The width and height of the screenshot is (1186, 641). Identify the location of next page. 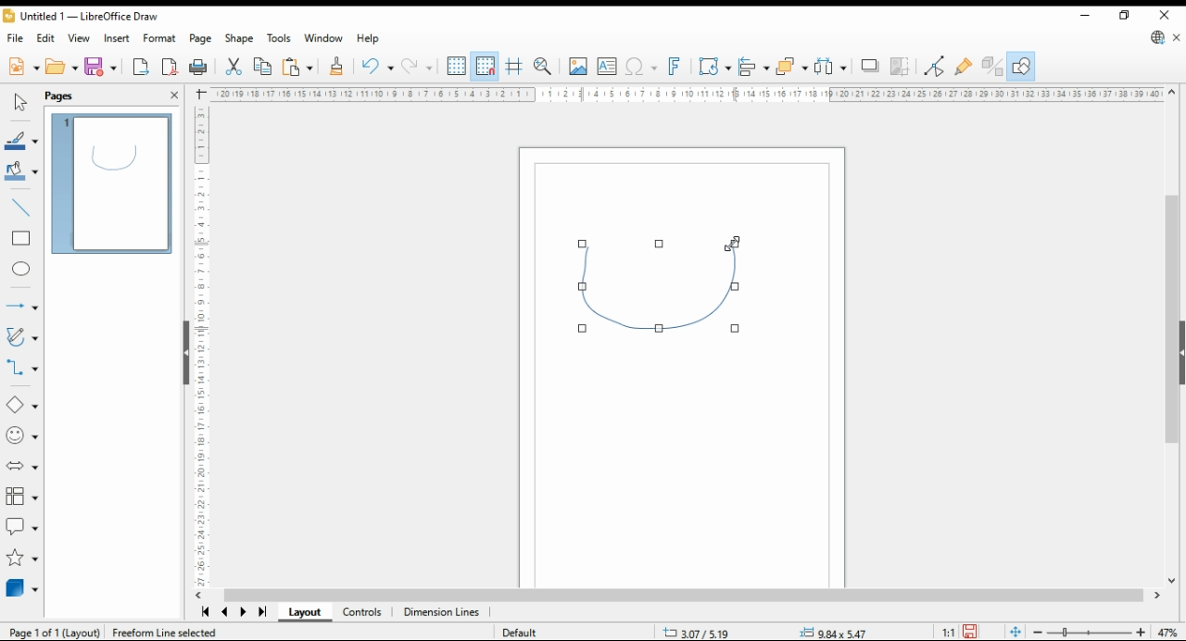
(243, 612).